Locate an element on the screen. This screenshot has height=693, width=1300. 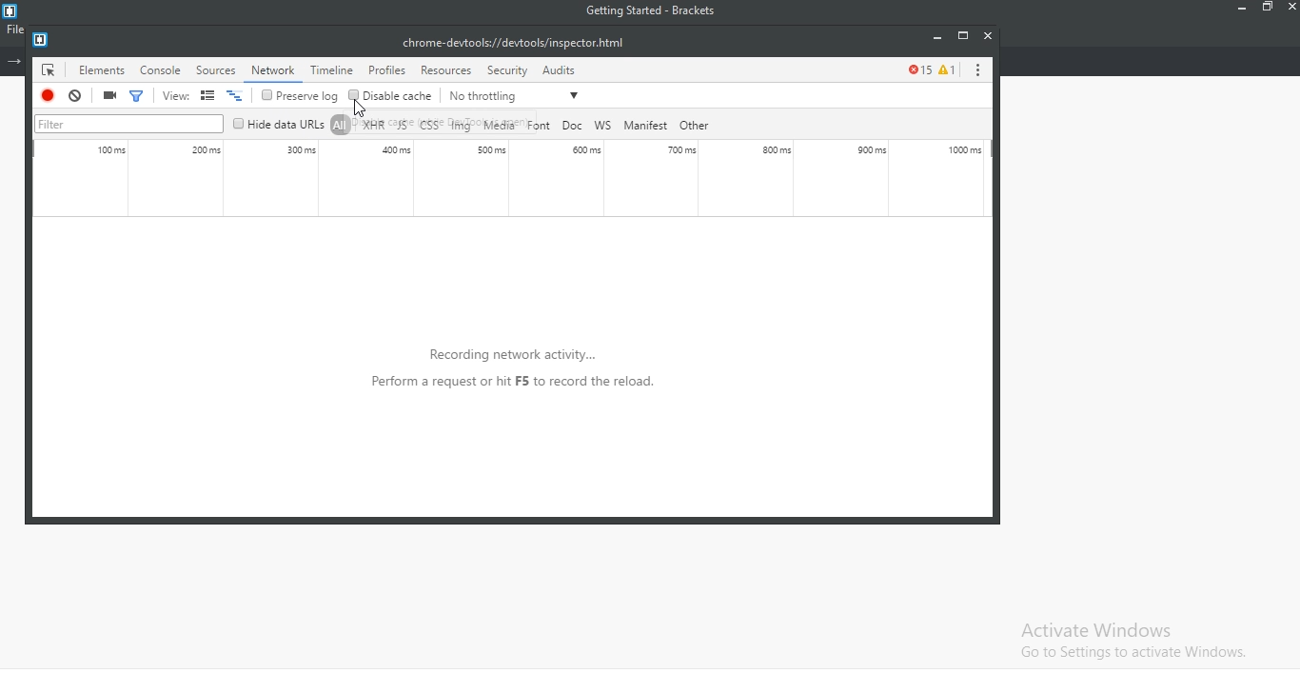
minimise is located at coordinates (1235, 10).